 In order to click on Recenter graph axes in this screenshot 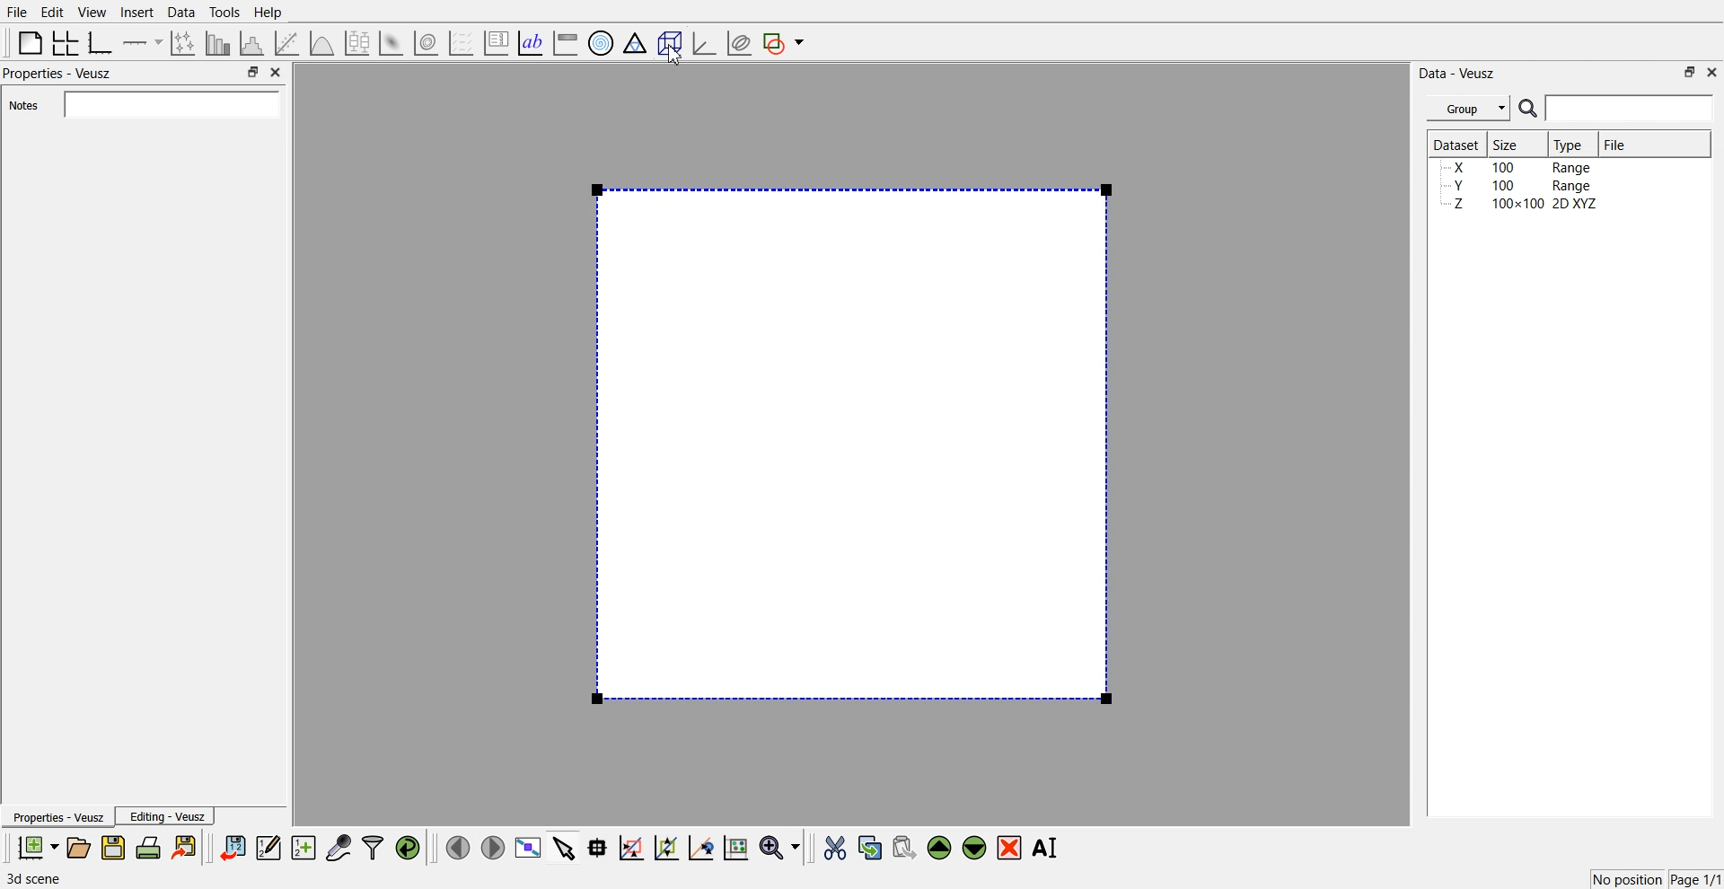, I will do `click(702, 847)`.